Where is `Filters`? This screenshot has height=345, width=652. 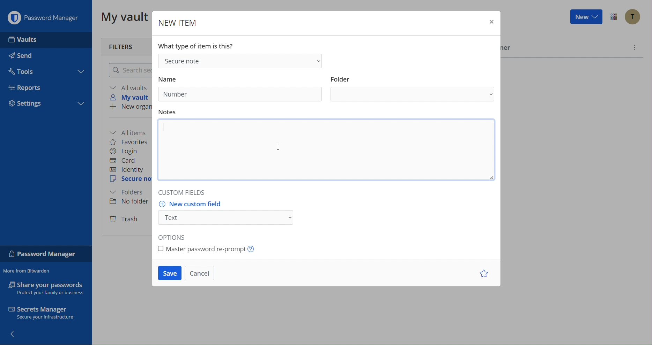
Filters is located at coordinates (125, 45).